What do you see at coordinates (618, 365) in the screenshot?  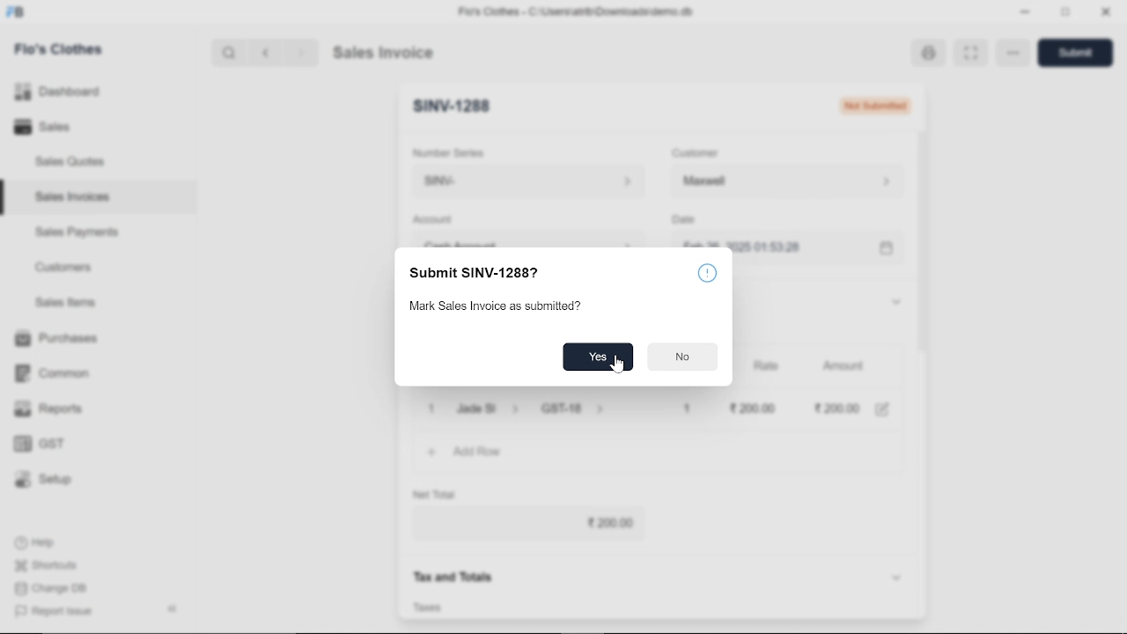 I see `cursor` at bounding box center [618, 365].